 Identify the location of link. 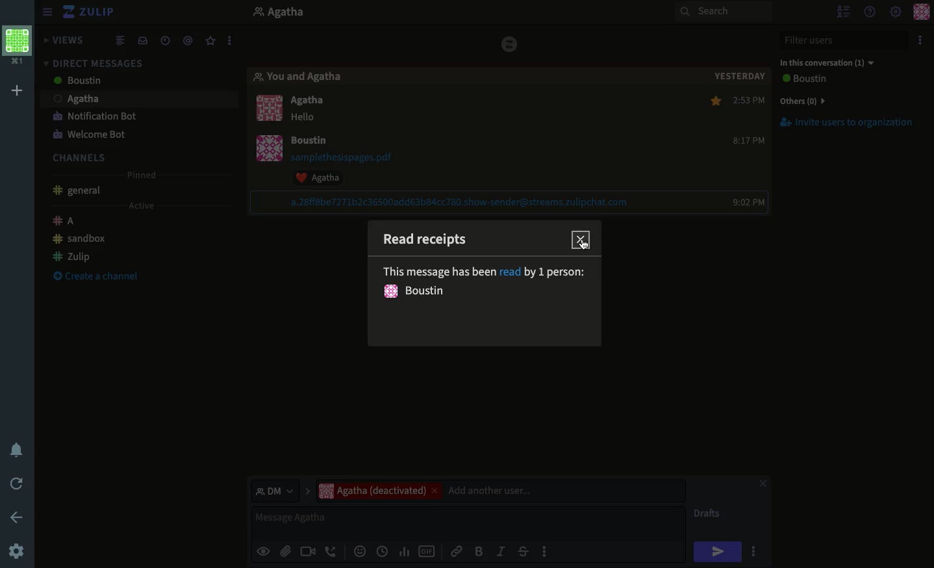
(461, 202).